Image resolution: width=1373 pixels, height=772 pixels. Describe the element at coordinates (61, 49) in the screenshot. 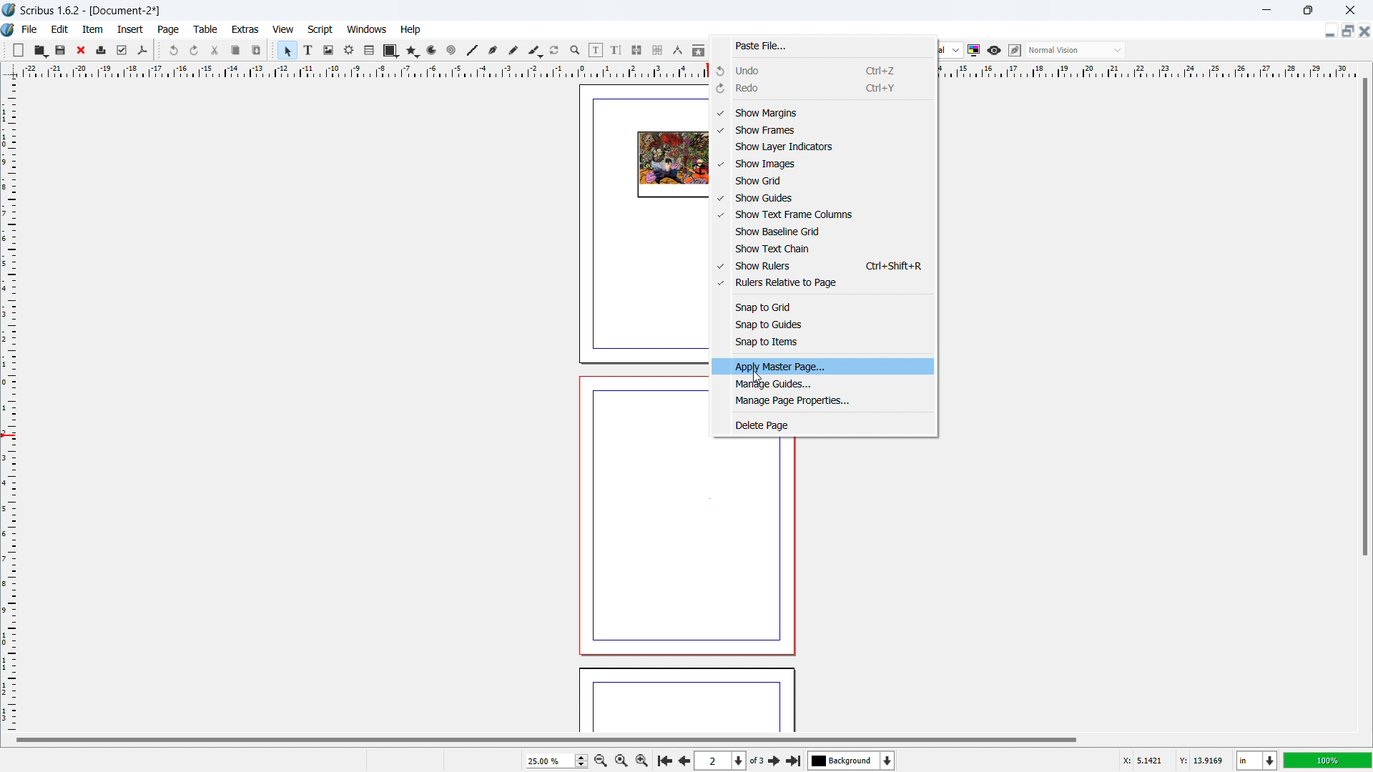

I see `save` at that location.